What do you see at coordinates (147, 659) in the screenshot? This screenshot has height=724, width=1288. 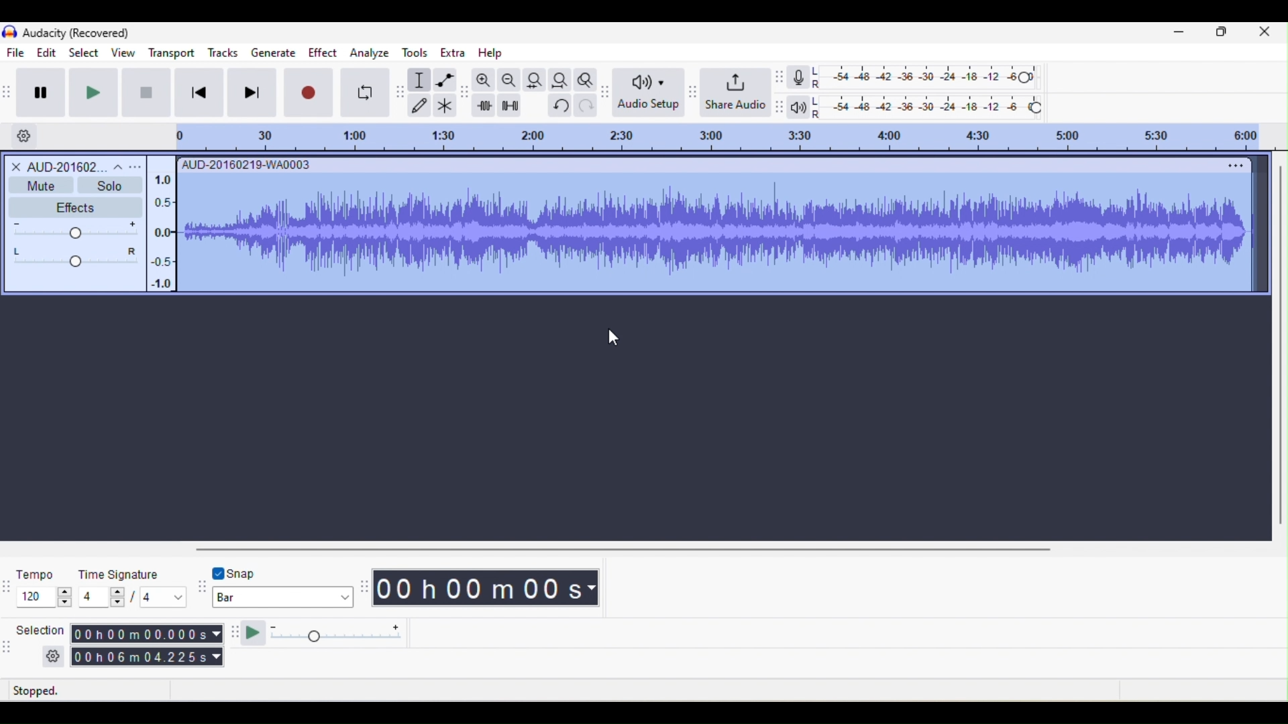 I see `00 h 06 m 04.225 s` at bounding box center [147, 659].